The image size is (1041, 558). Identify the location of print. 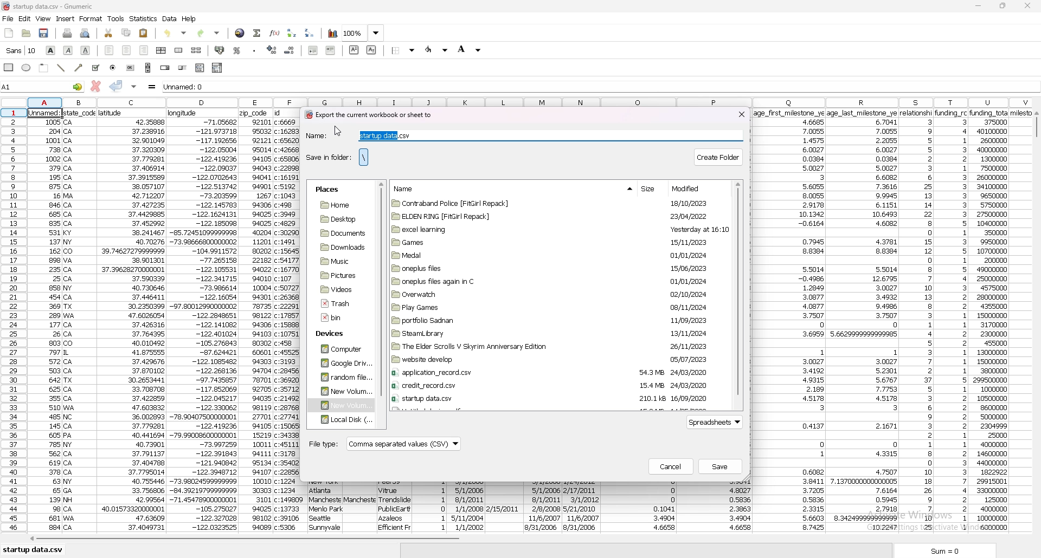
(67, 34).